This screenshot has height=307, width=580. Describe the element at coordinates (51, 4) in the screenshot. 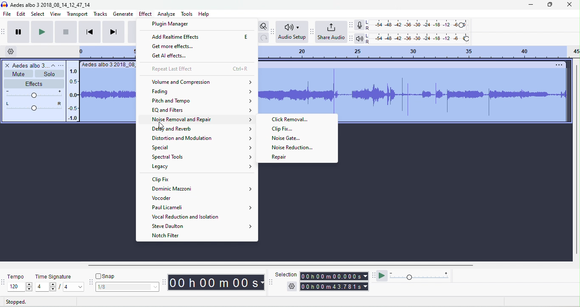

I see `title` at that location.